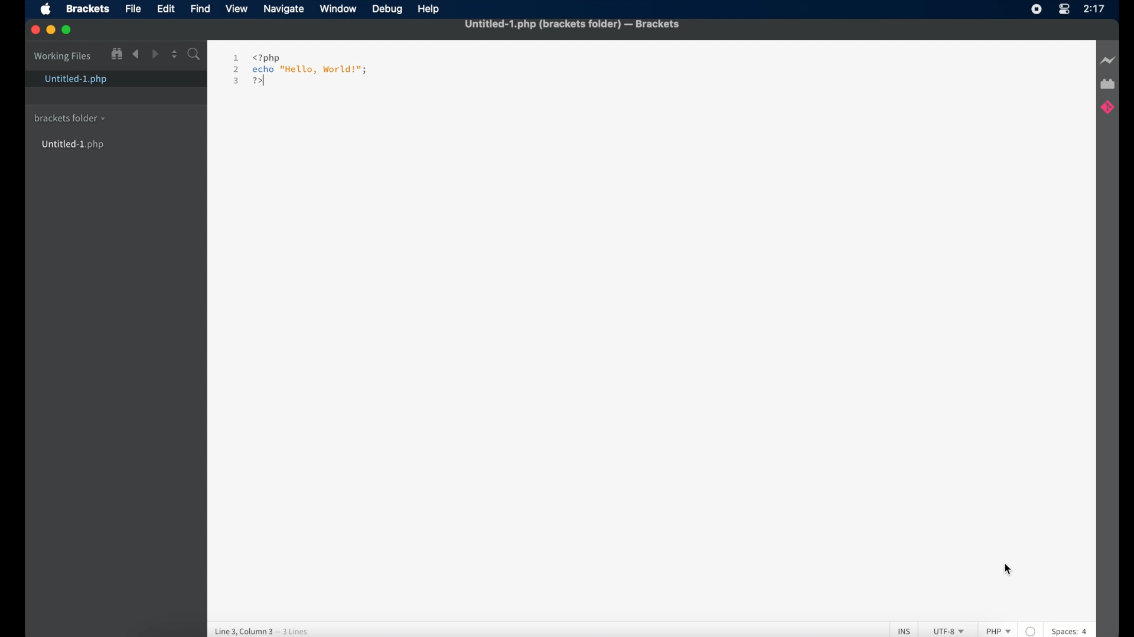  Describe the element at coordinates (900, 631) in the screenshot. I see `INS` at that location.